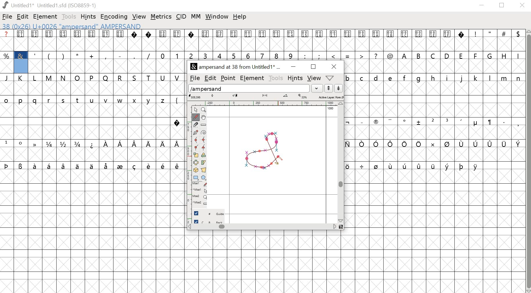 Image resolution: width=531 pixels, height=293 pixels. I want to click on {, so click(177, 100).